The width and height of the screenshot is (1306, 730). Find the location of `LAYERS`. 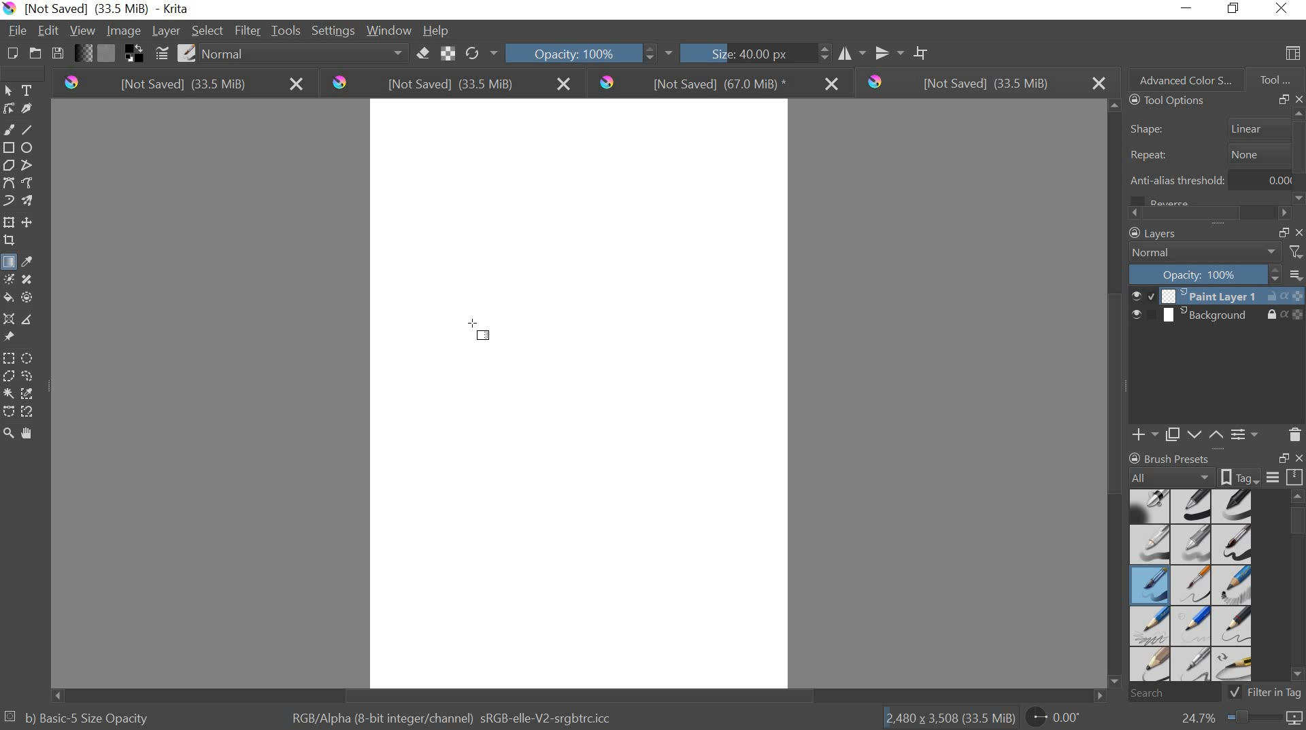

LAYERS is located at coordinates (1150, 233).